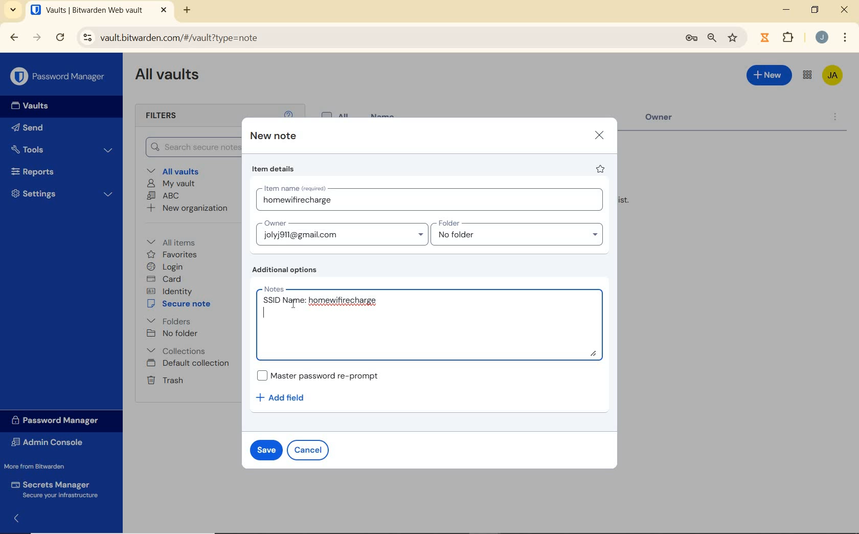  I want to click on Tools, so click(63, 149).